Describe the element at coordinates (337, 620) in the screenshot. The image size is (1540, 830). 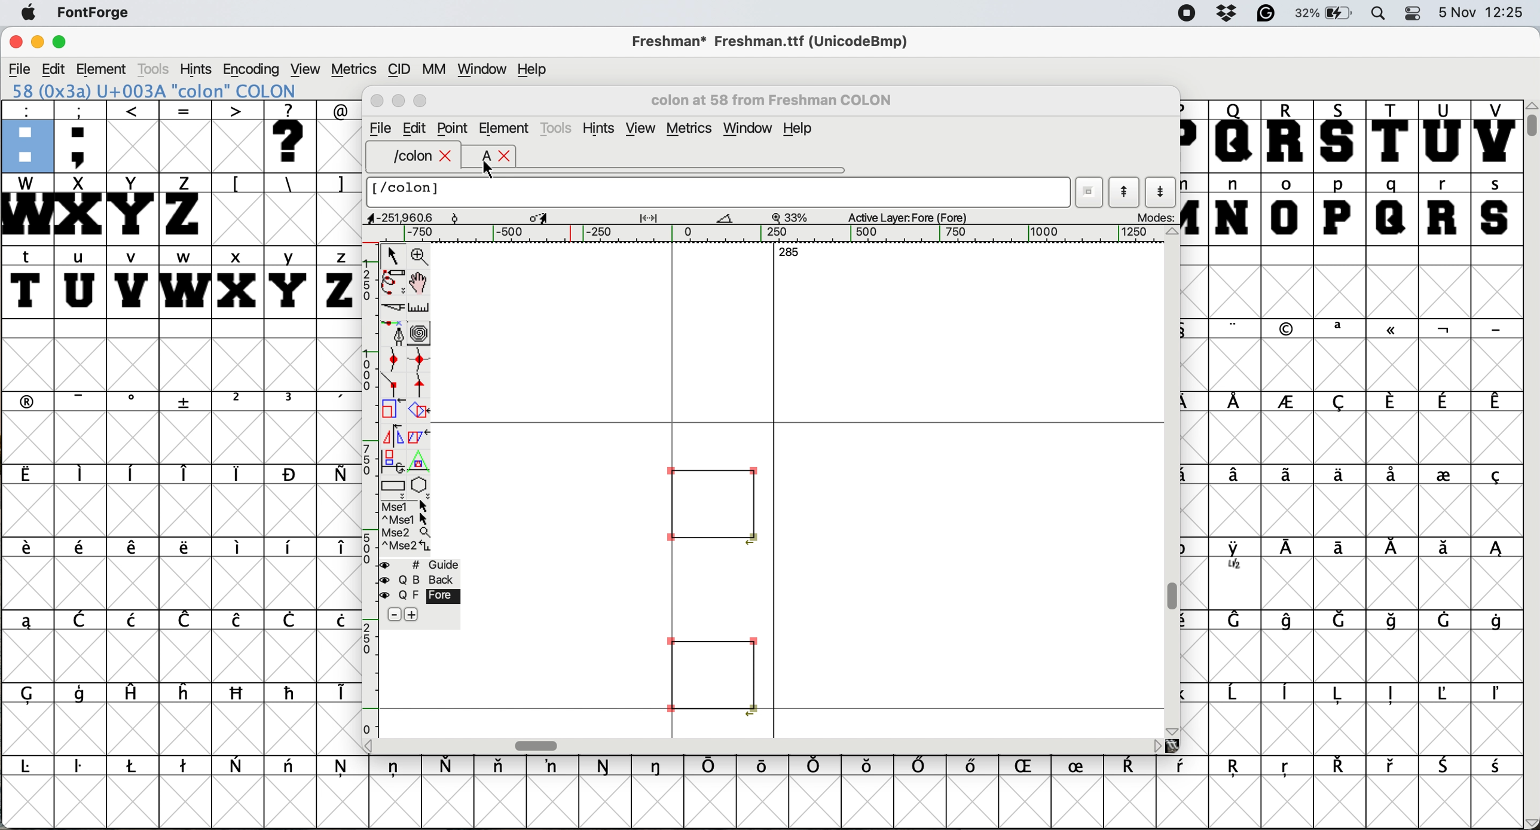
I see `symbol` at that location.